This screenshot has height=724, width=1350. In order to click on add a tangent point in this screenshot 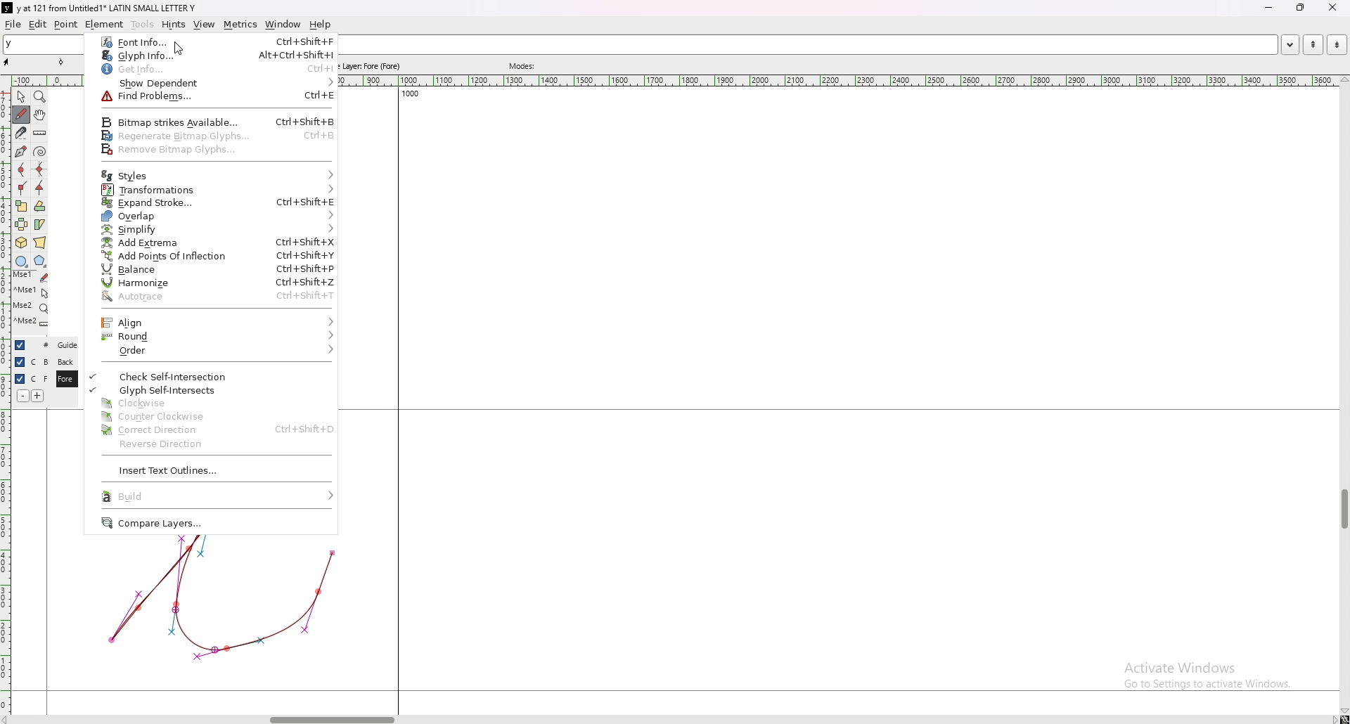, I will do `click(40, 188)`.